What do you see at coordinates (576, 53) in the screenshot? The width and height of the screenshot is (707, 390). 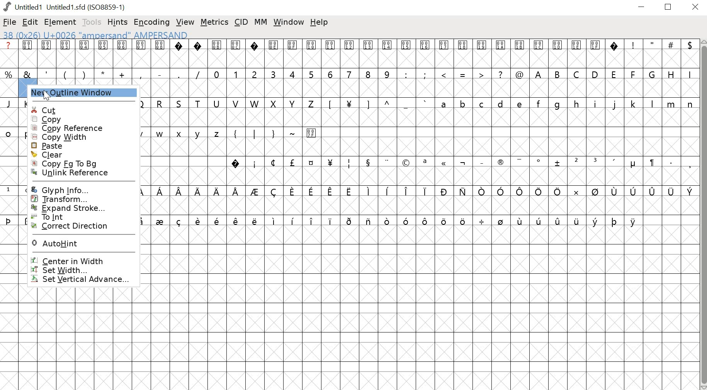 I see `001E` at bounding box center [576, 53].